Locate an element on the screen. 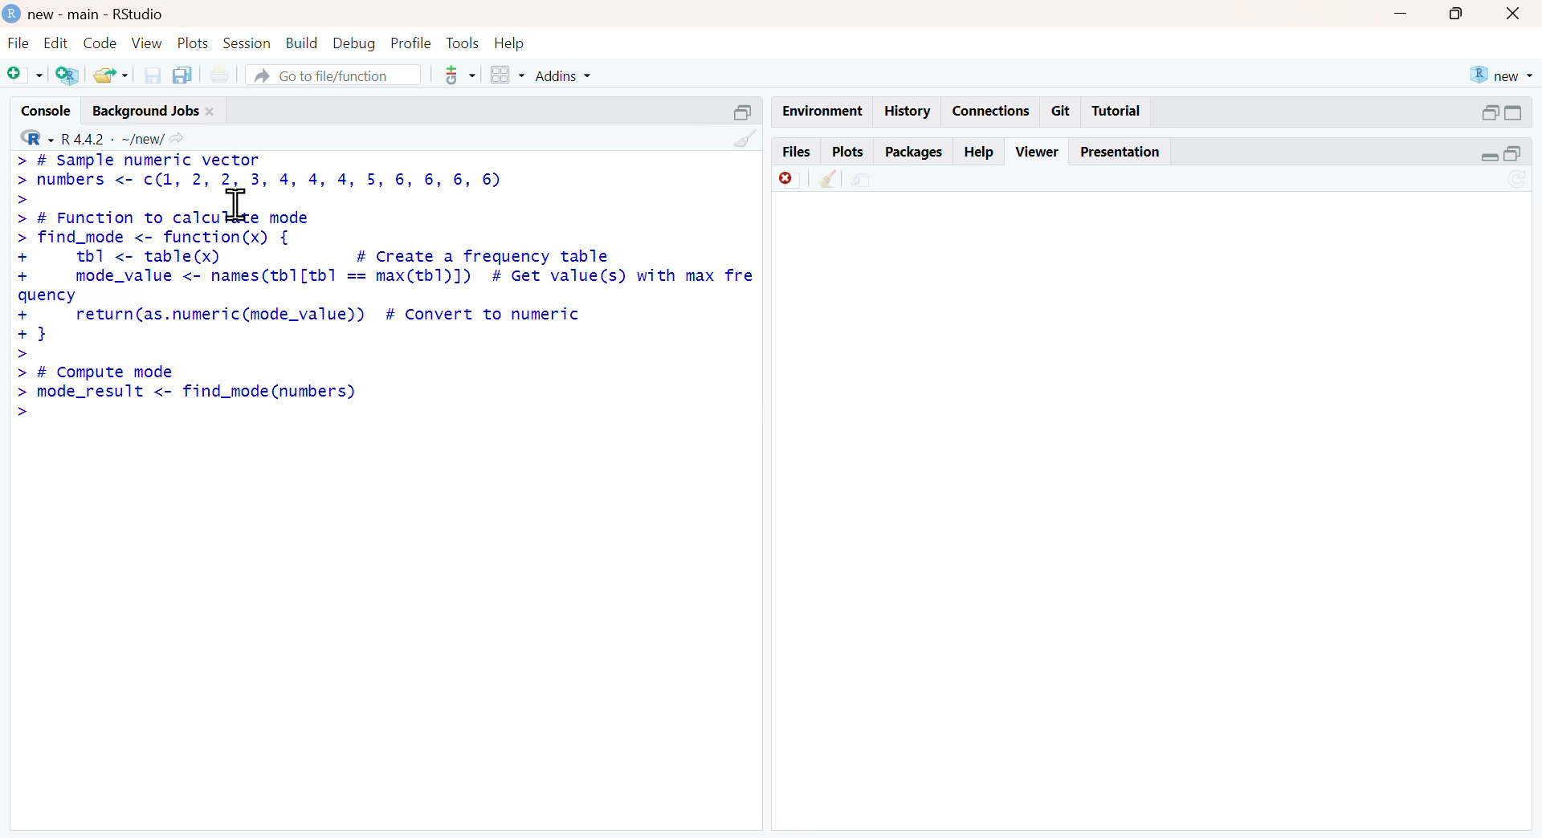  logo is located at coordinates (14, 13).